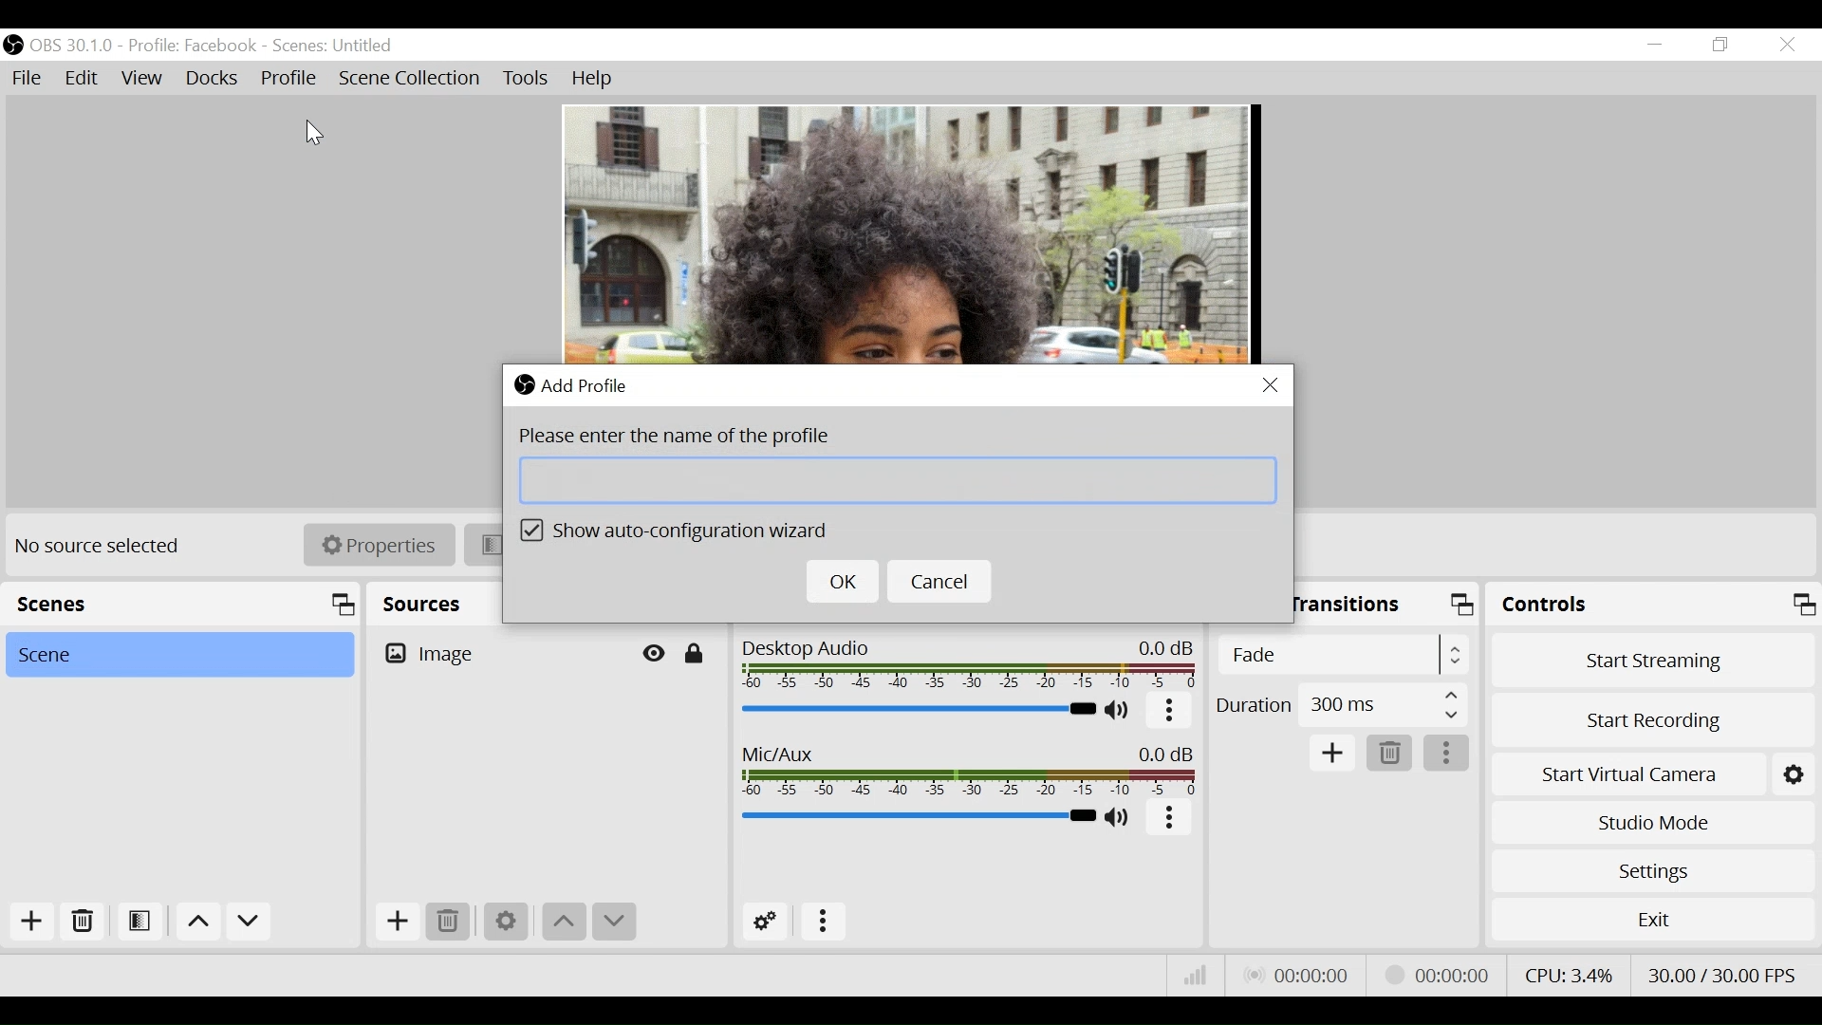 The image size is (1822, 1025). Describe the element at coordinates (1350, 604) in the screenshot. I see `Transitions` at that location.